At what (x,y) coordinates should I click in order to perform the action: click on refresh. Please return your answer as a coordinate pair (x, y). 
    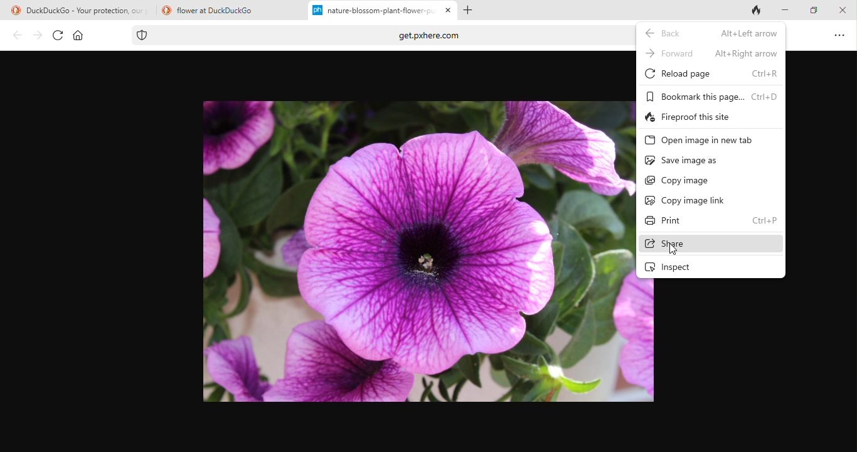
    Looking at the image, I should click on (56, 35).